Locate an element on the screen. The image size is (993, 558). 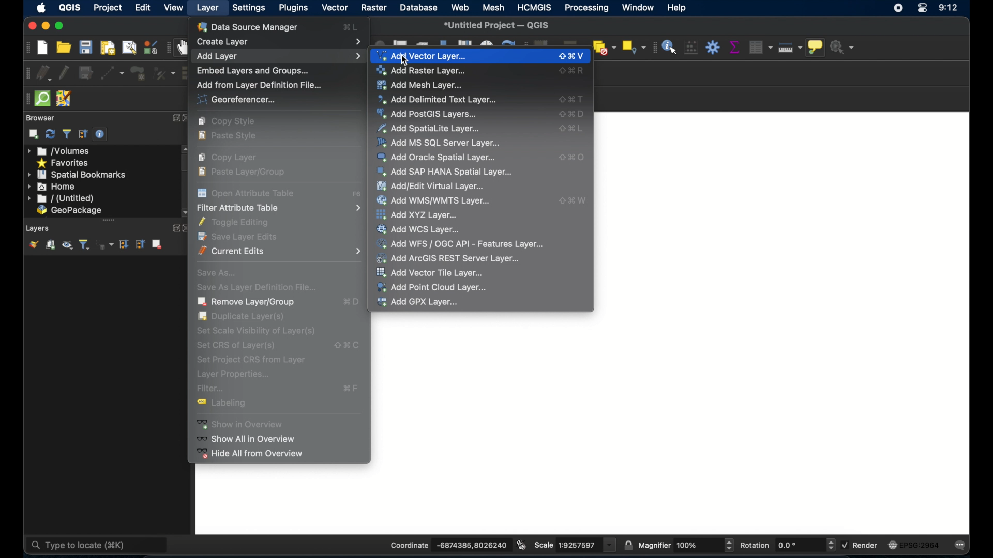
digitizing toolbar is located at coordinates (24, 73).